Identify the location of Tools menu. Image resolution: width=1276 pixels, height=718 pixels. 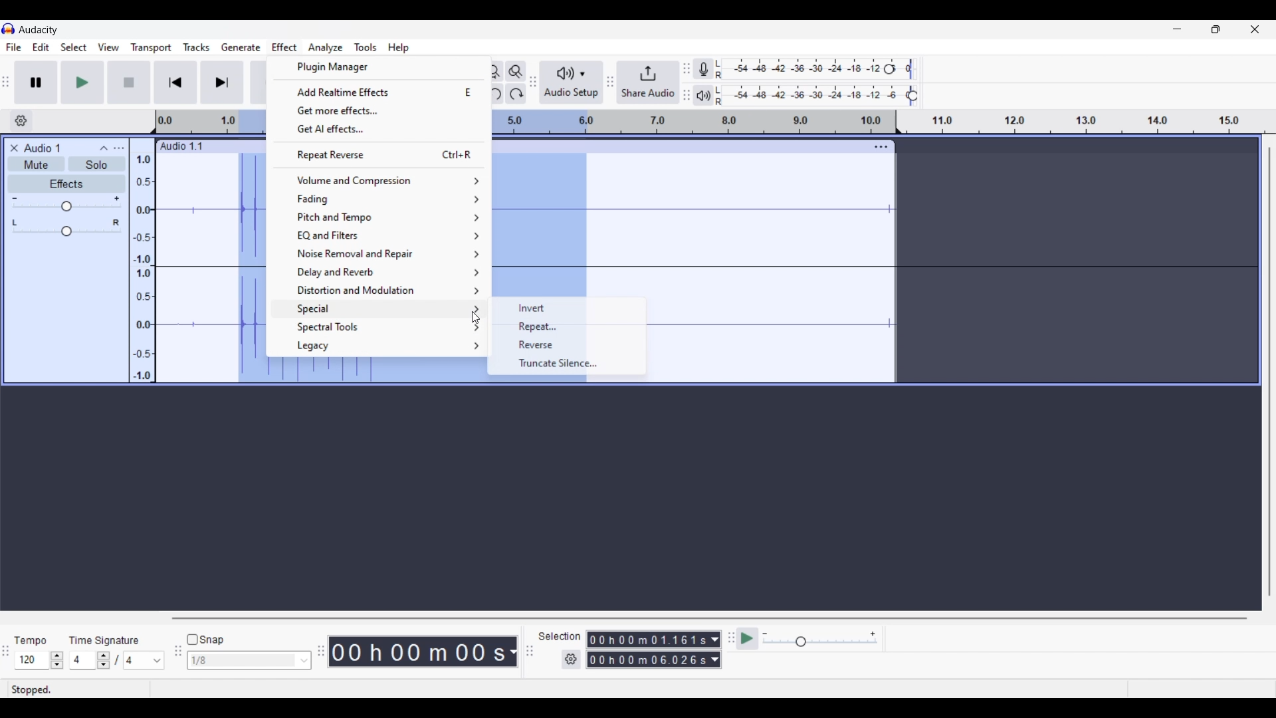
(366, 47).